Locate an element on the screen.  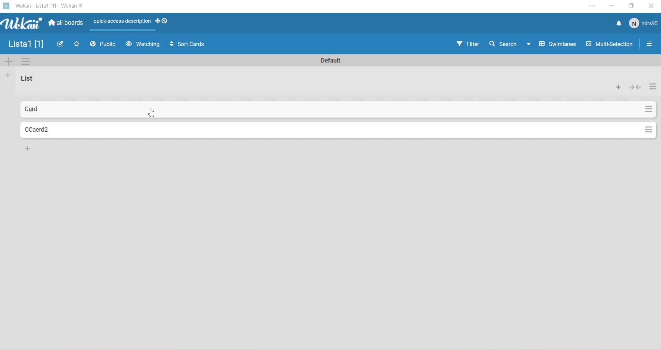
Minimize is located at coordinates (612, 6).